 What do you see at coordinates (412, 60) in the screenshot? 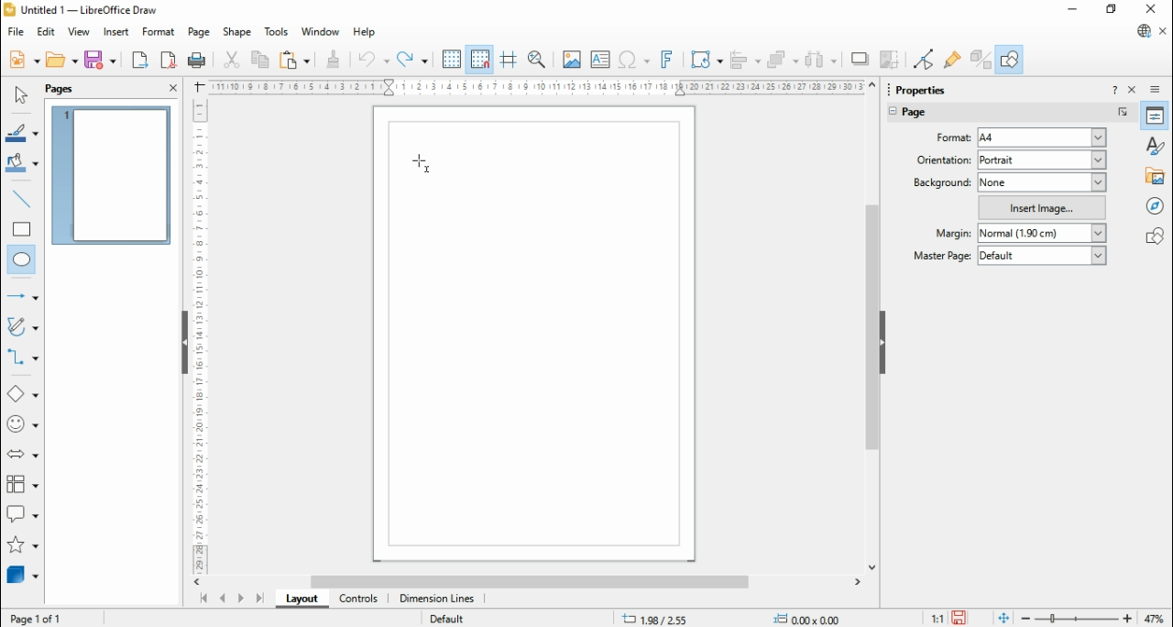
I see `redo` at bounding box center [412, 60].